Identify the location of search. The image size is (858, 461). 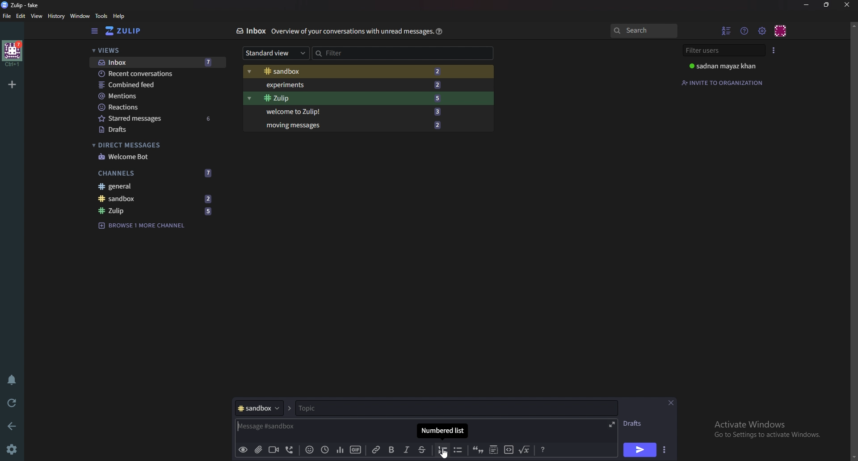
(643, 31).